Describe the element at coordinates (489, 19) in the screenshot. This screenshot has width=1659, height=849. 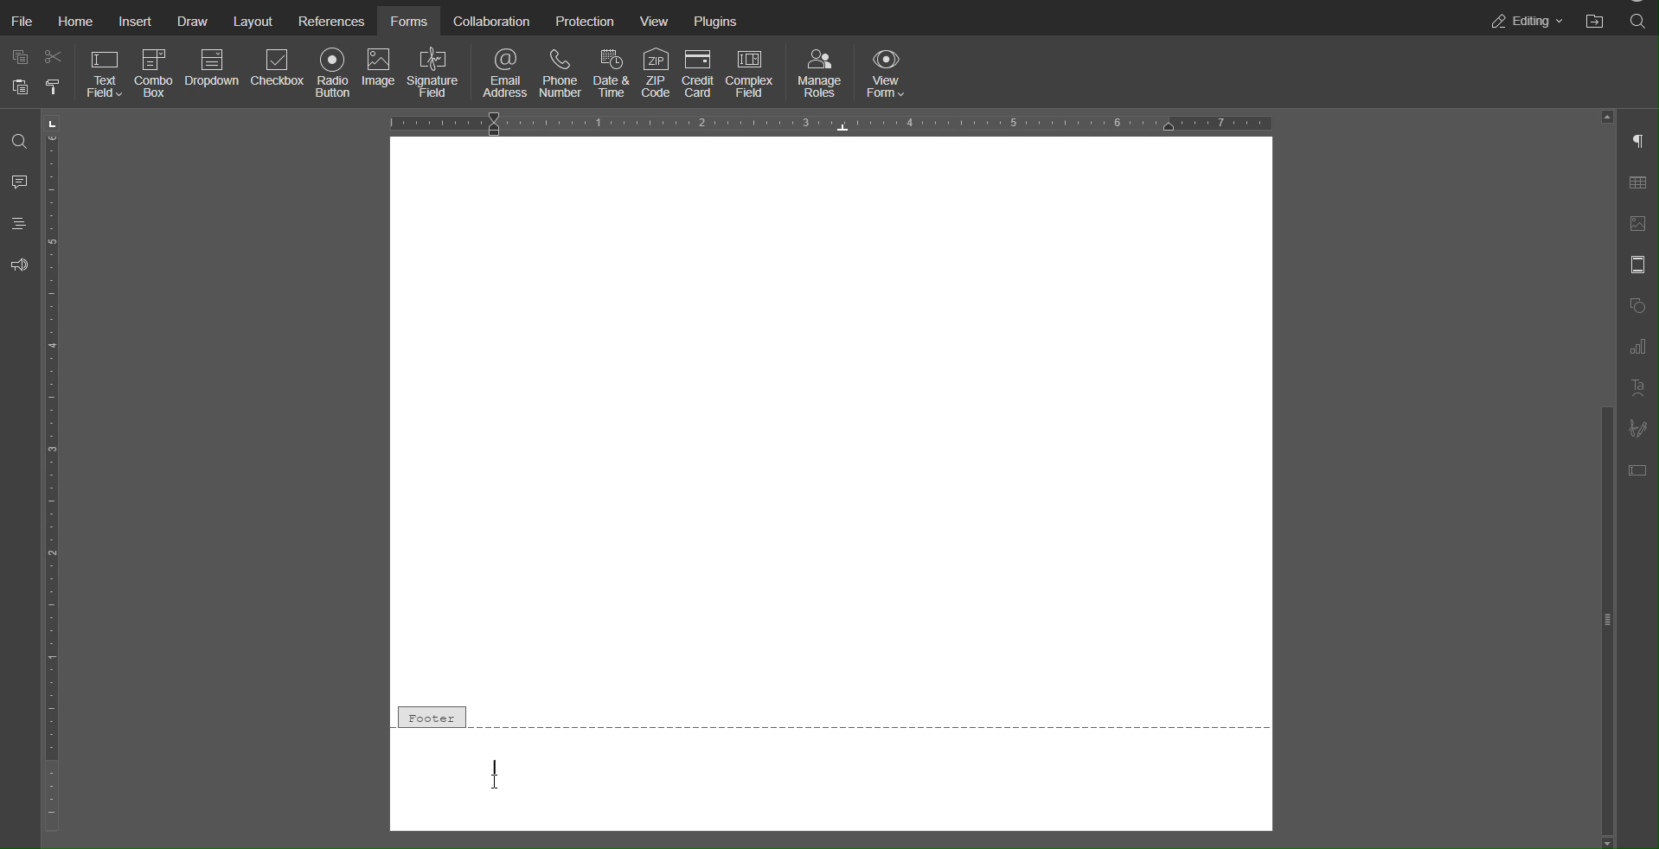
I see `Collaboration` at that location.